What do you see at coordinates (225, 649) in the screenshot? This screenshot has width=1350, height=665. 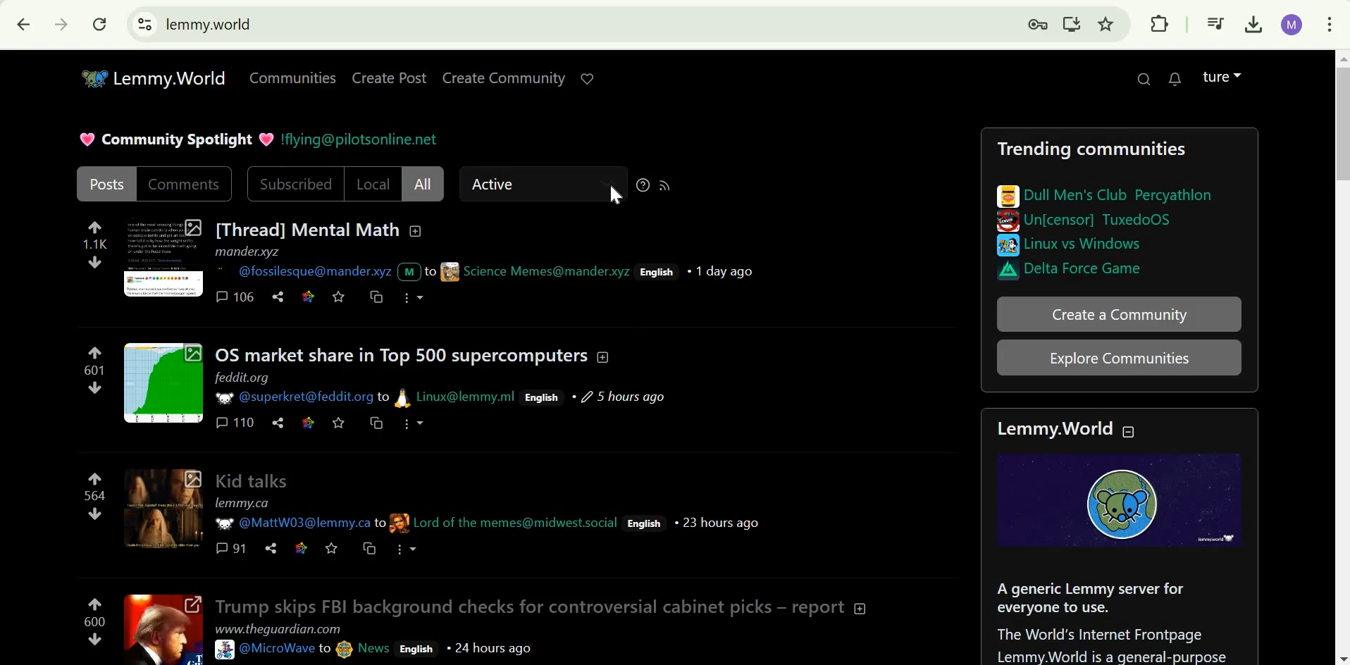 I see `picture` at bounding box center [225, 649].